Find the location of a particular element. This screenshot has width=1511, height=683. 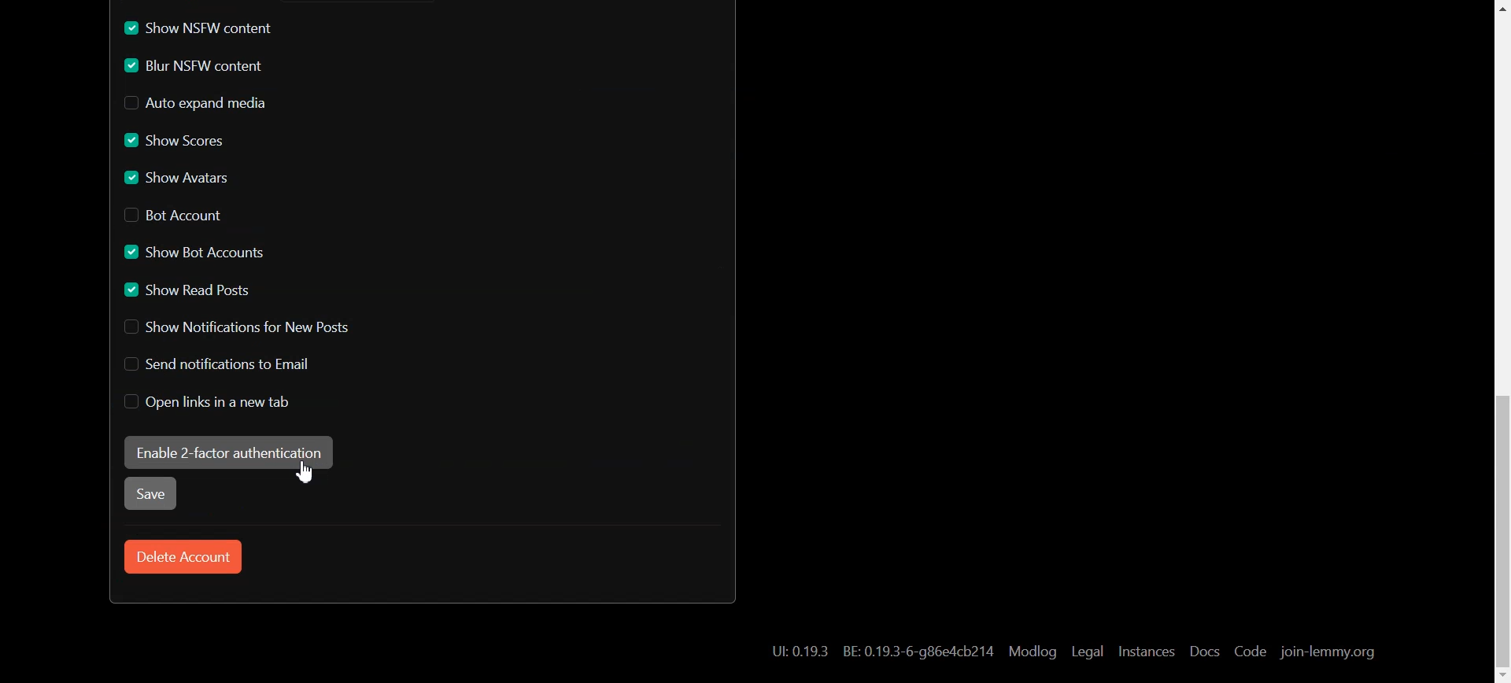

Modlog is located at coordinates (1032, 651).